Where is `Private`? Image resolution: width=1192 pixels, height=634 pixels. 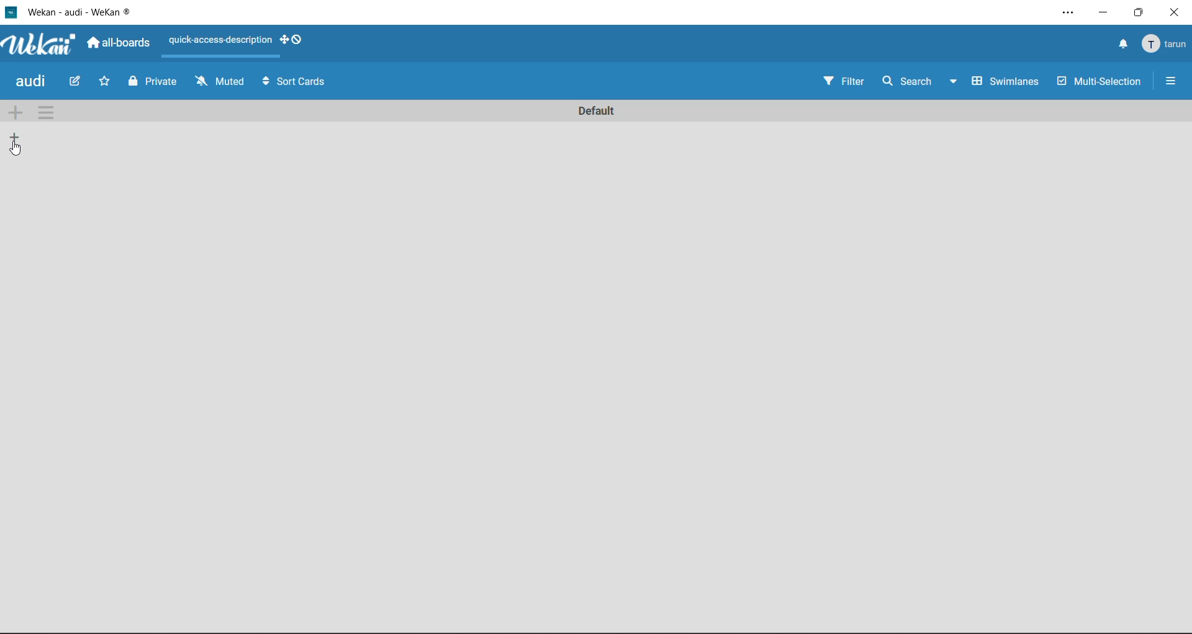
Private is located at coordinates (152, 83).